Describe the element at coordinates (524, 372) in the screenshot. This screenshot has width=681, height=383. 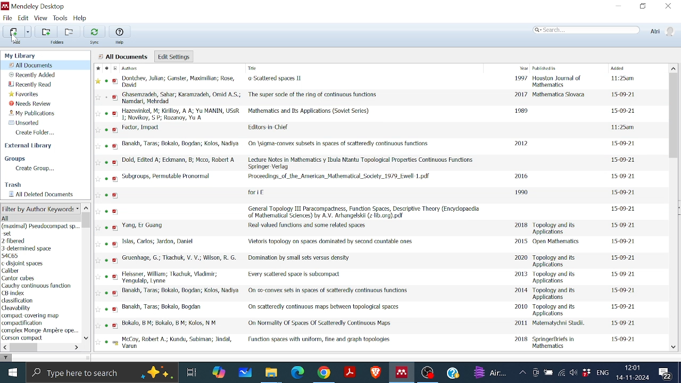
I see `Show hidden Icons` at that location.